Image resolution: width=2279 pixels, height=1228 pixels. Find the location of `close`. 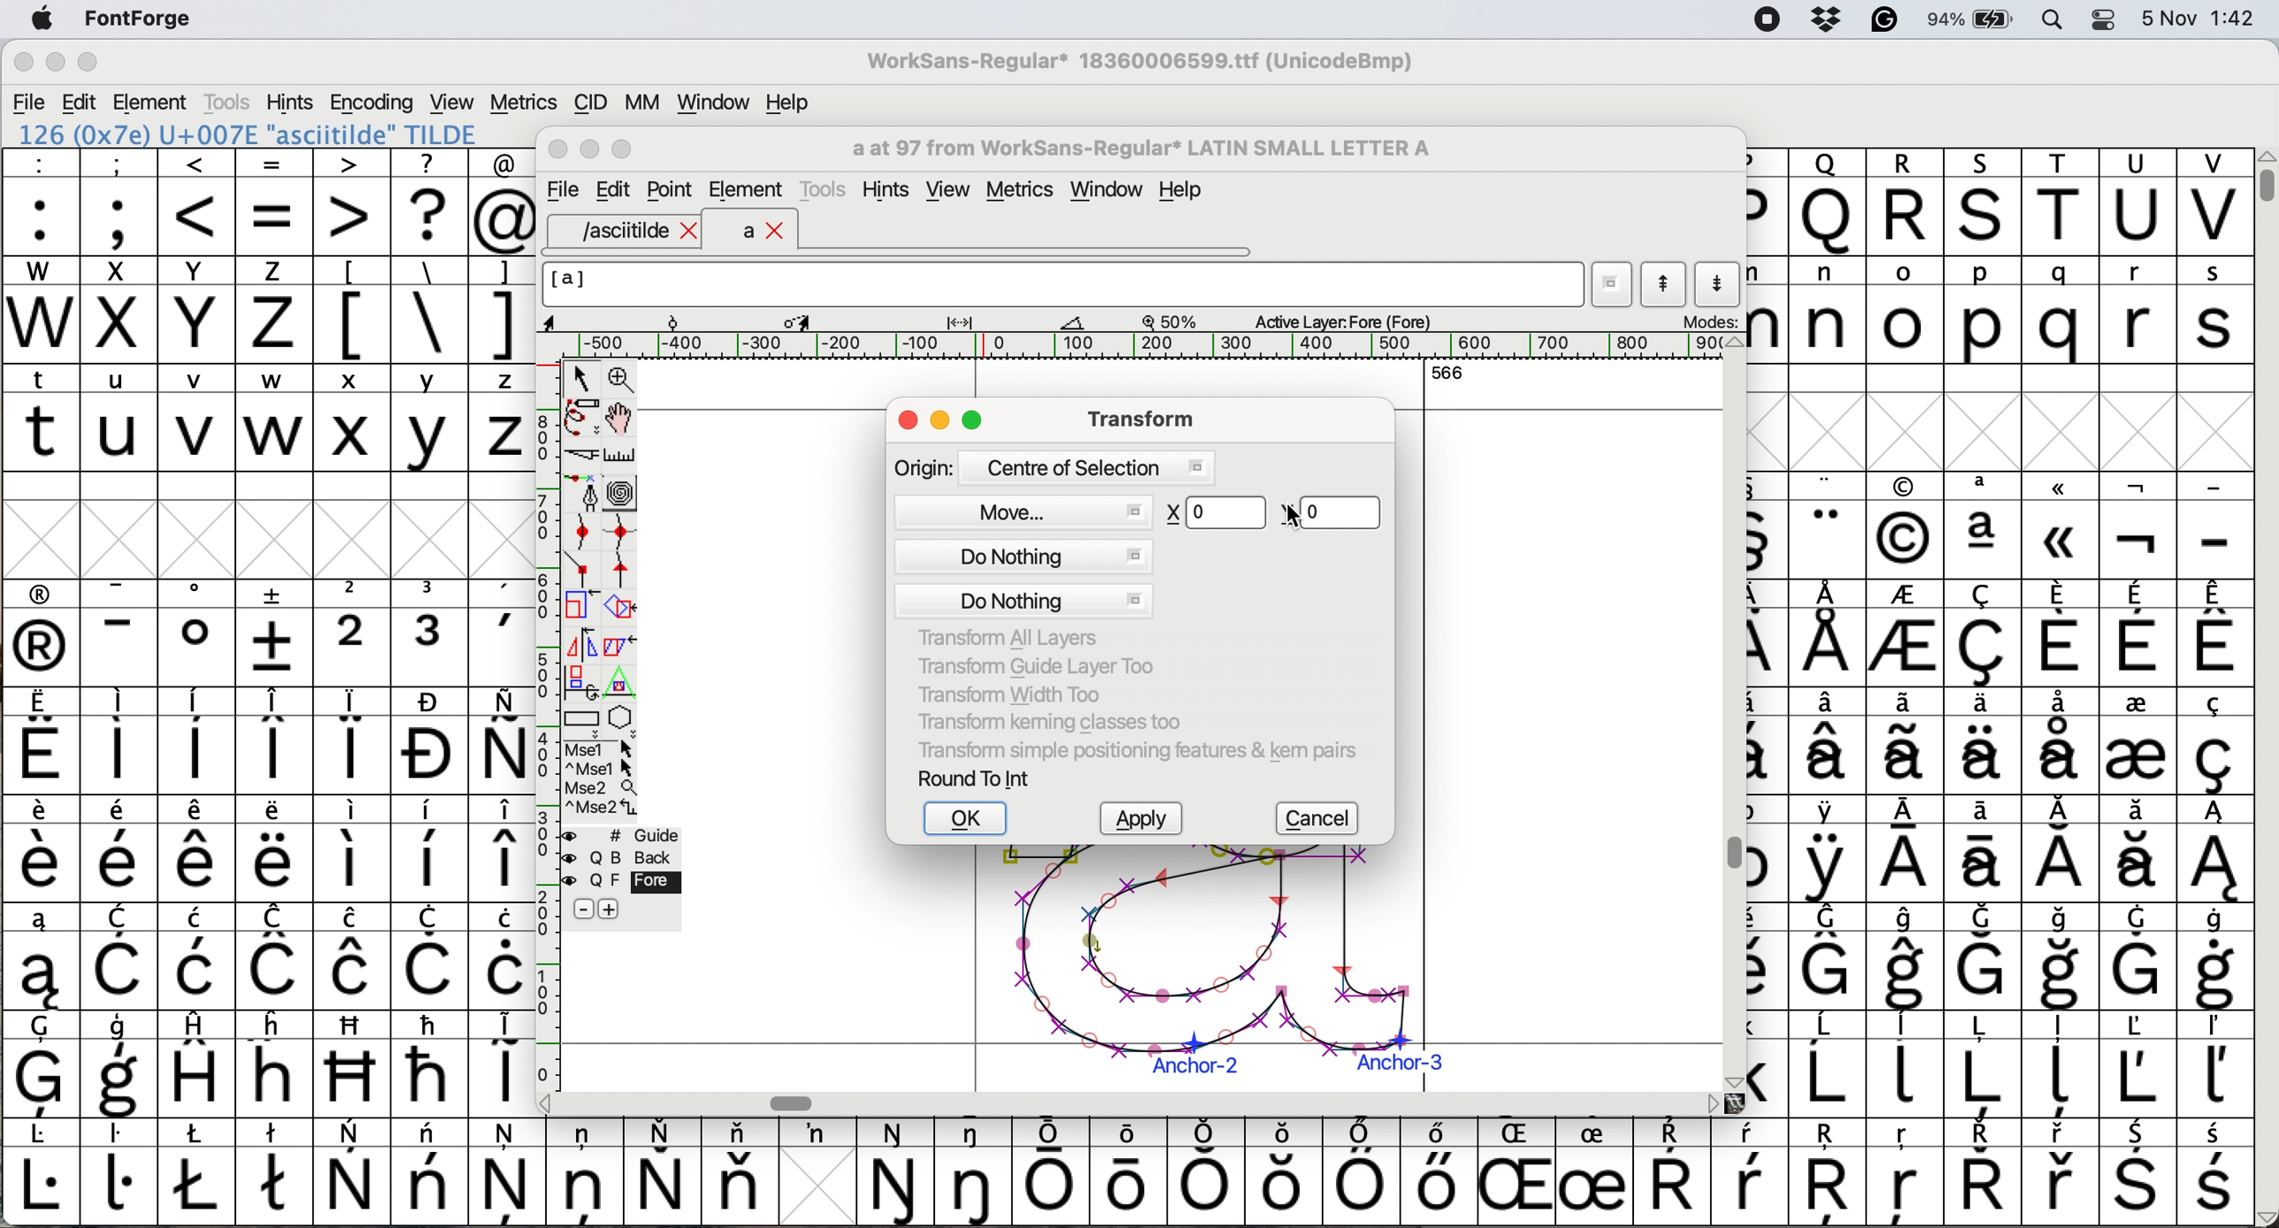

close is located at coordinates (908, 422).